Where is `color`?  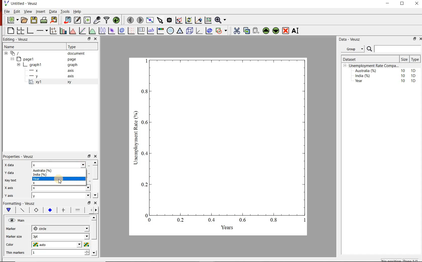
color is located at coordinates (14, 245).